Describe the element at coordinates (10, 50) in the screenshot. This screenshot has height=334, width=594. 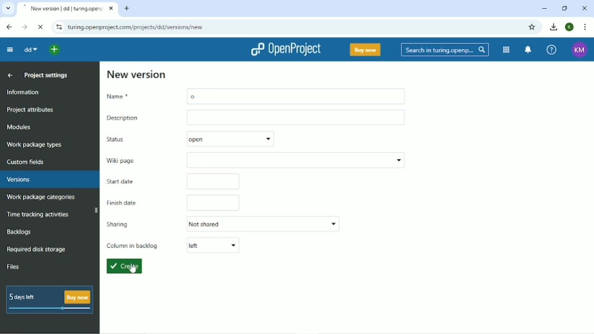
I see `Collapse project menu` at that location.